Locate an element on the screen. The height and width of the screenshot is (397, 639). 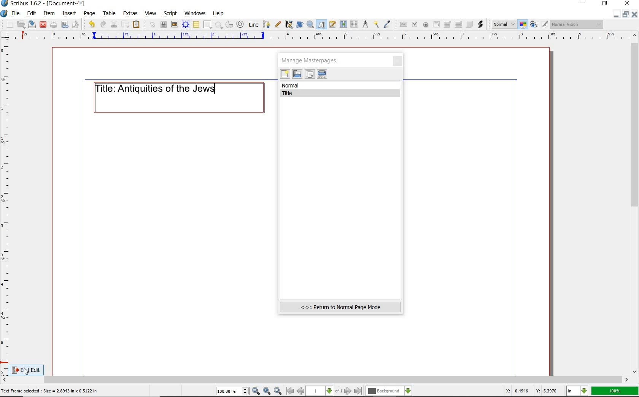
zoom out is located at coordinates (256, 391).